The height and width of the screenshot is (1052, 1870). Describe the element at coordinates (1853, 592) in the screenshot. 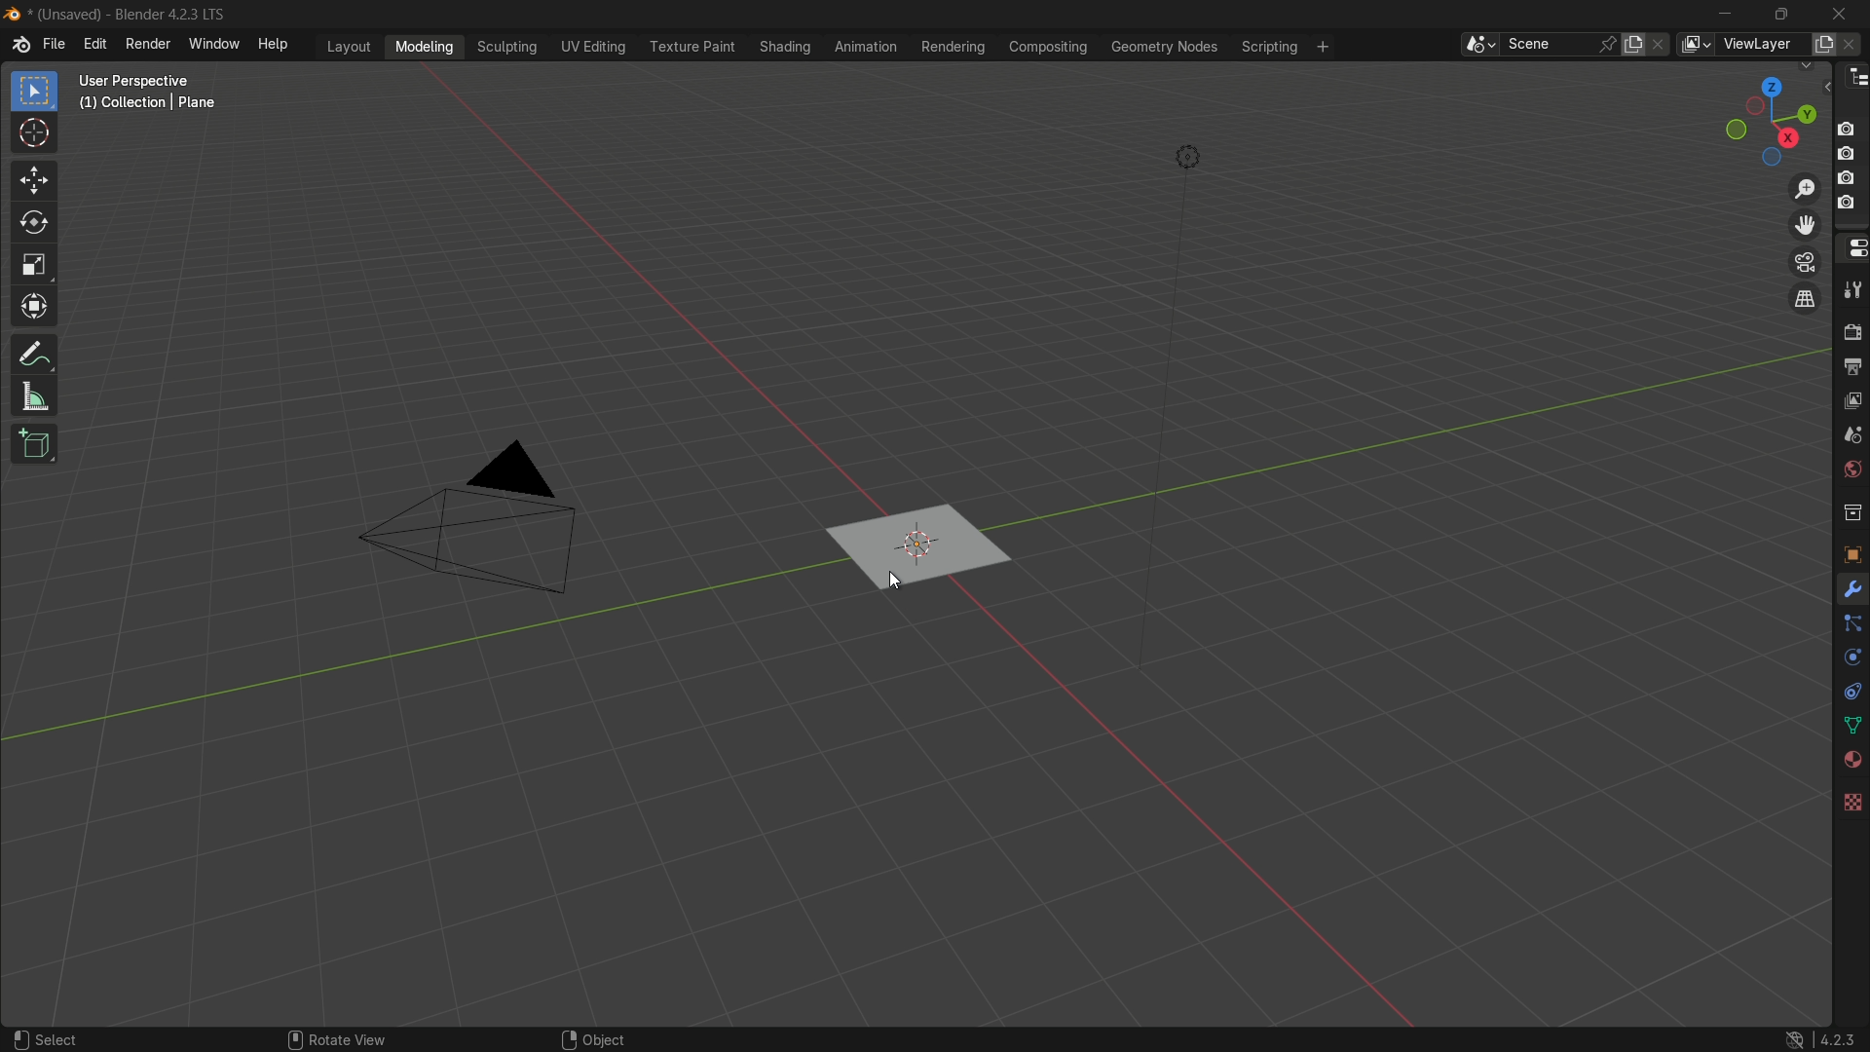

I see `tools` at that location.